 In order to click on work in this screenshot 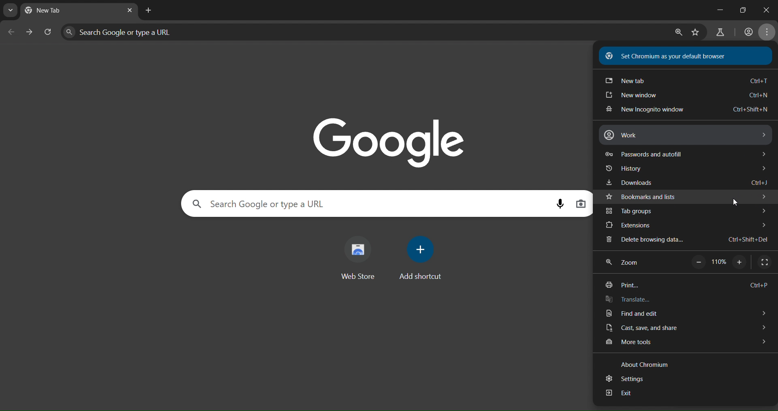, I will do `click(690, 136)`.